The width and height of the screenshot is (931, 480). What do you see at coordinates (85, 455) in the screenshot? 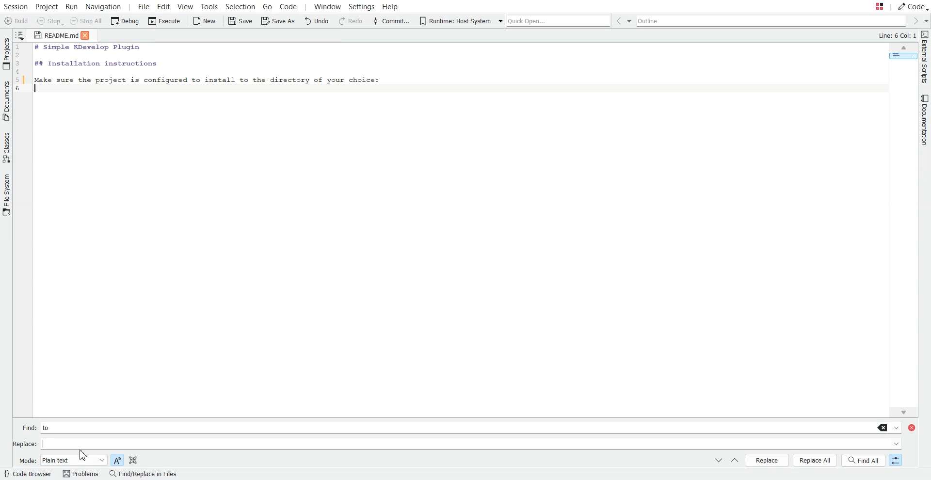
I see `Cursor` at bounding box center [85, 455].